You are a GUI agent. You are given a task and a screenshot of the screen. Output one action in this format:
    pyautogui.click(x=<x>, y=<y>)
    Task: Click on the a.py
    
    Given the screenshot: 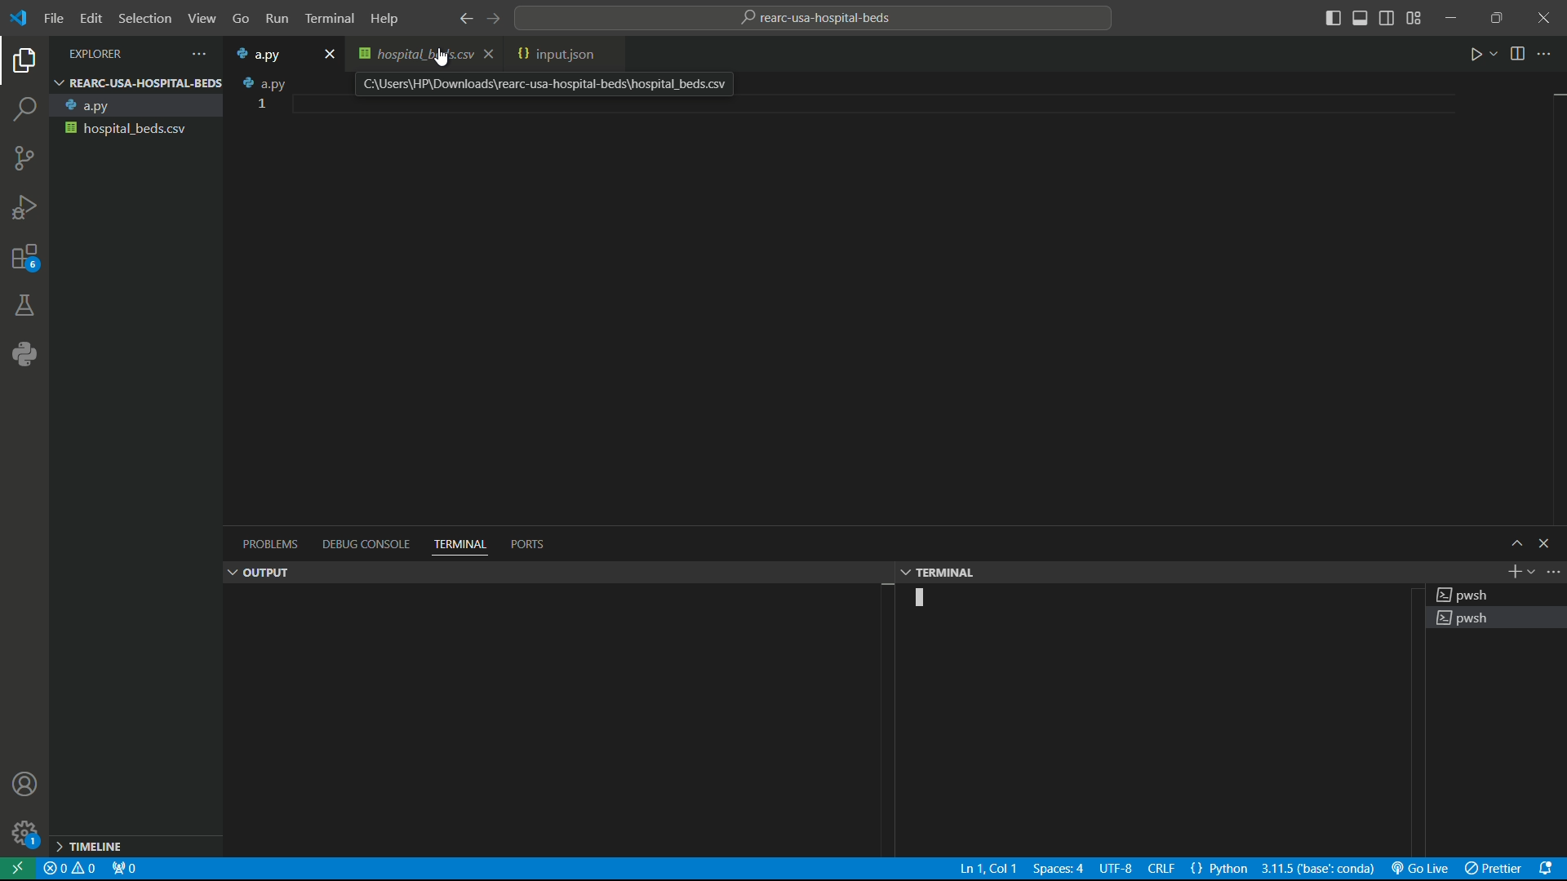 What is the action you would take?
    pyautogui.click(x=264, y=53)
    